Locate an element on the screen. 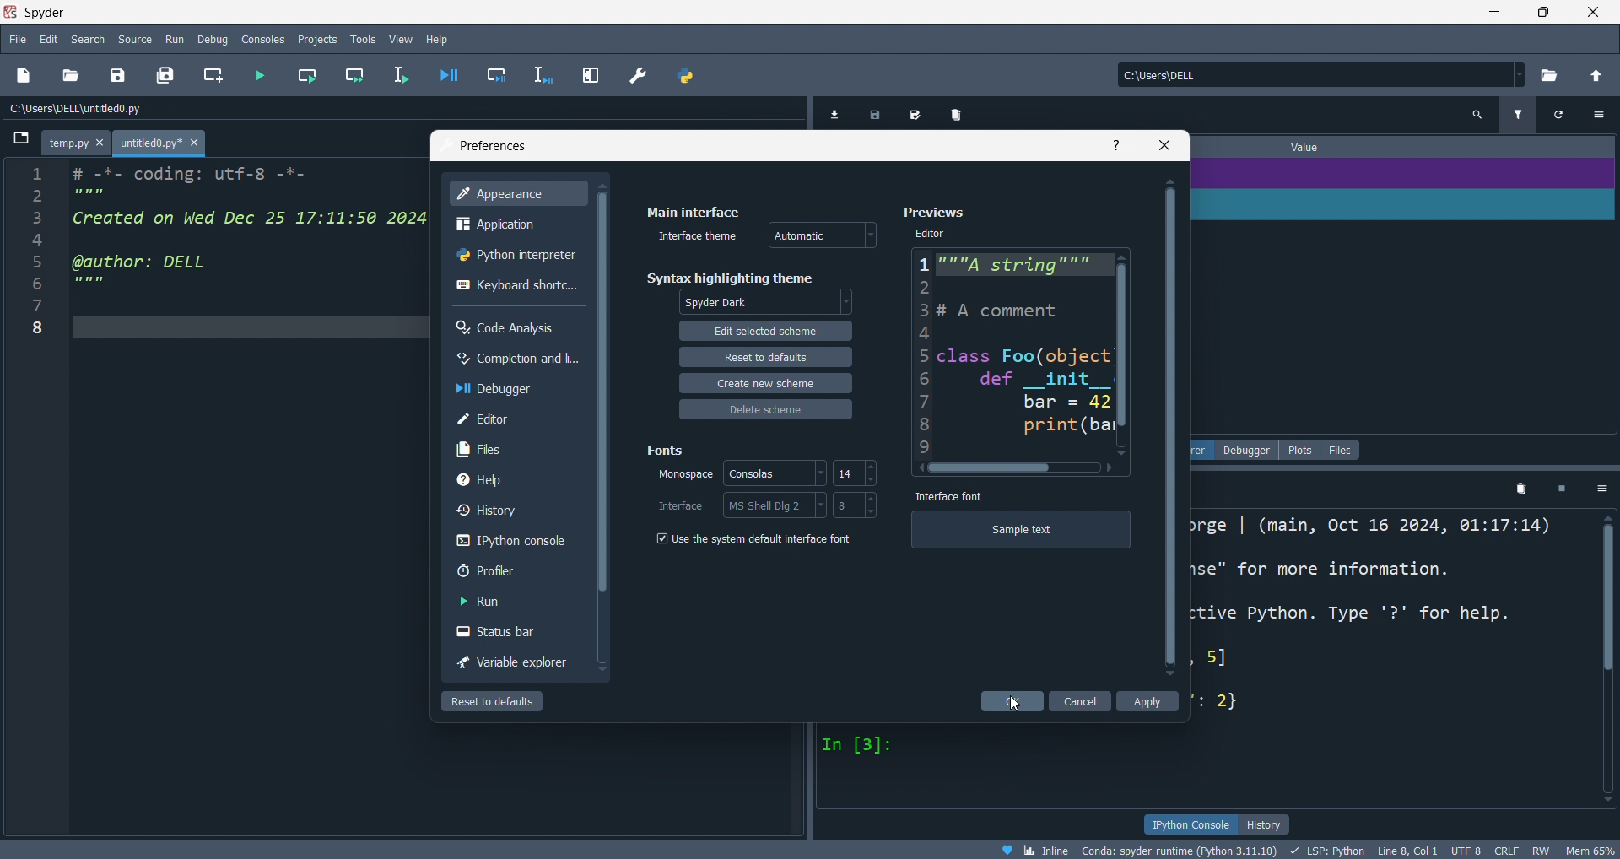  close is located at coordinates (1164, 143).